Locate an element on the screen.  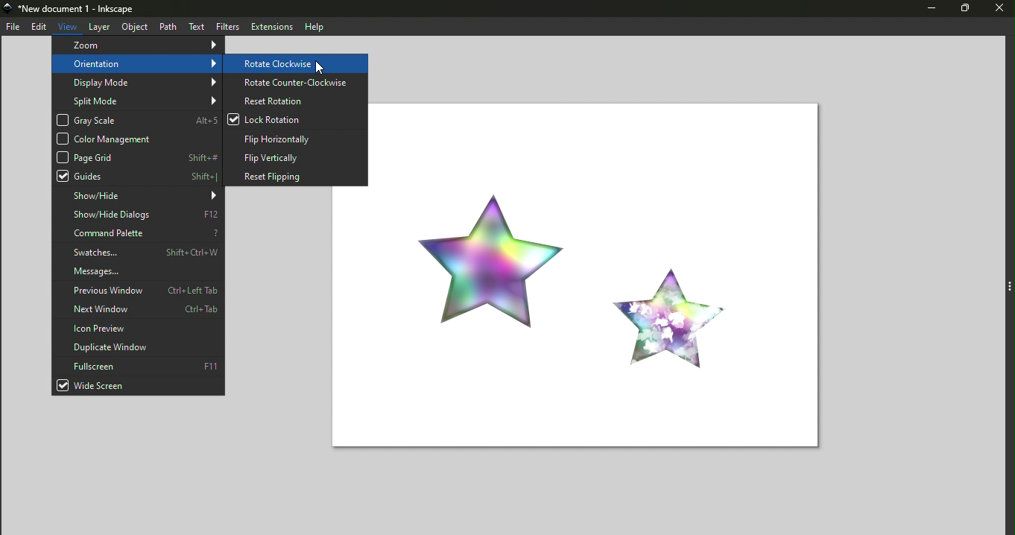
Guides is located at coordinates (137, 176).